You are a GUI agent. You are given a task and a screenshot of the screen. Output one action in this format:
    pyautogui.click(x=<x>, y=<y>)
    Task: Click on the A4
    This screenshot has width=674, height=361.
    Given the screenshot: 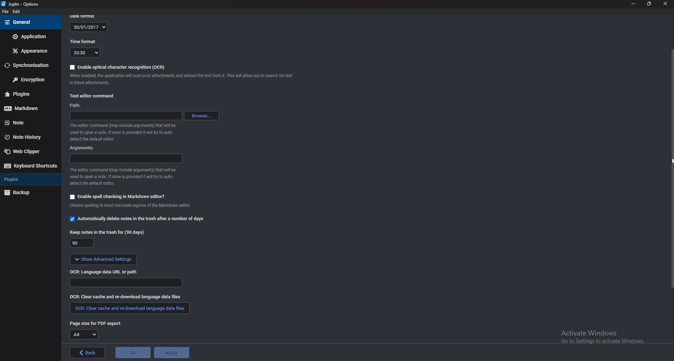 What is the action you would take?
    pyautogui.click(x=84, y=334)
    